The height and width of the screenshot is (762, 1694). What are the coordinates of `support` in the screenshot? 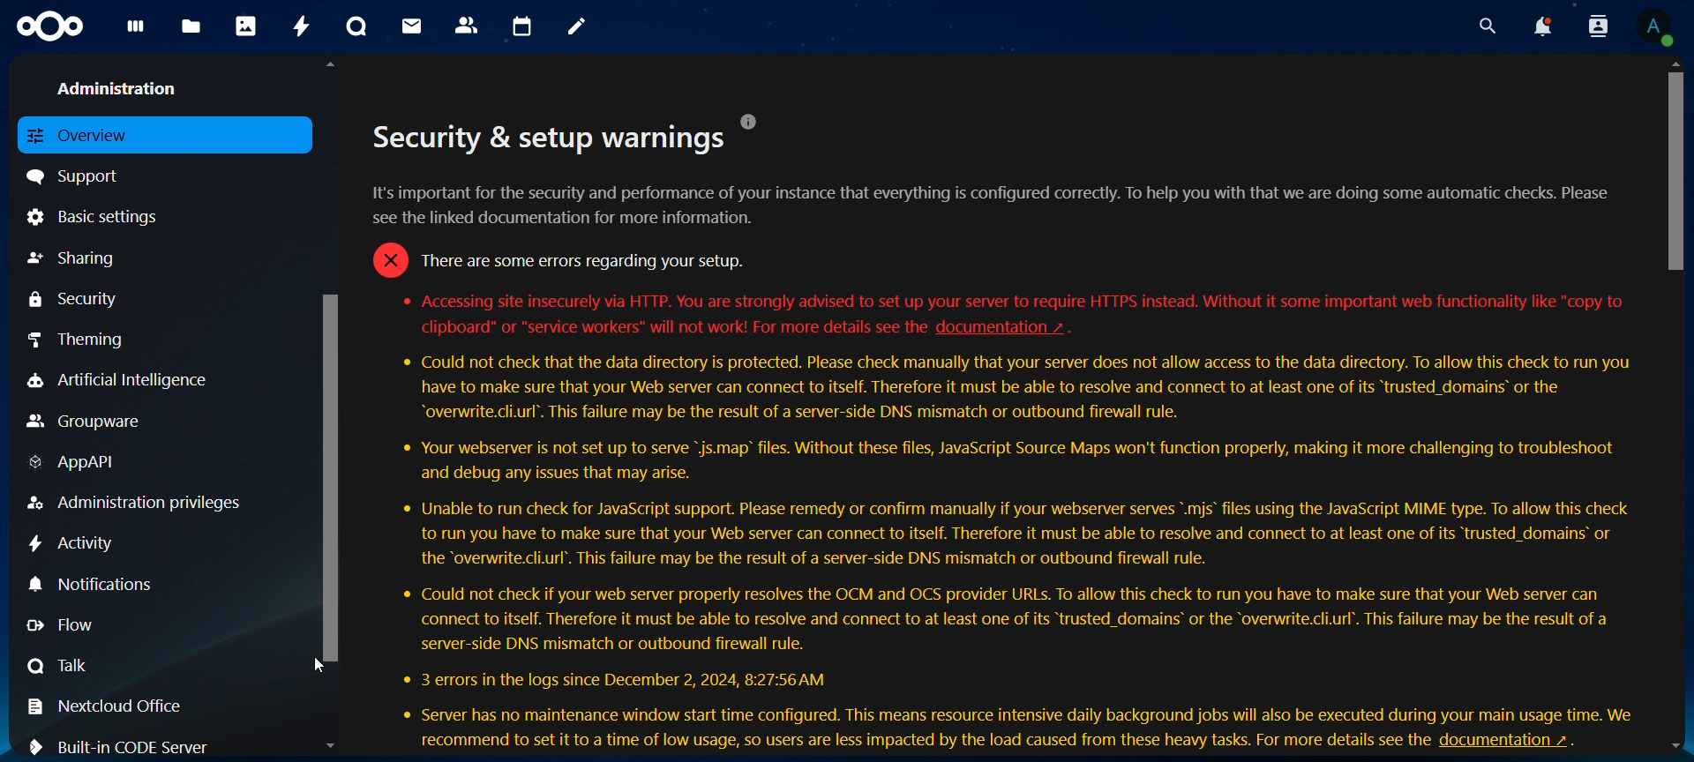 It's located at (80, 175).